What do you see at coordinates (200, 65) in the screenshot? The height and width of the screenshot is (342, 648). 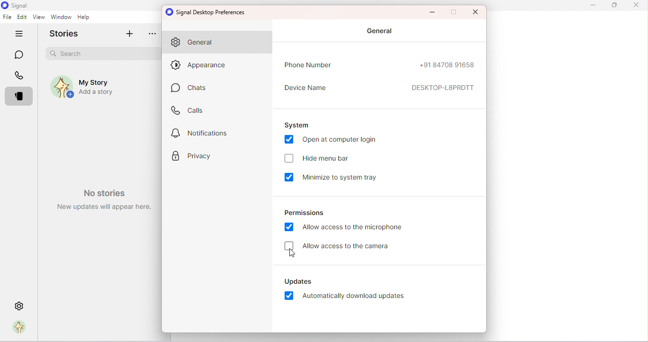 I see `Appearance` at bounding box center [200, 65].